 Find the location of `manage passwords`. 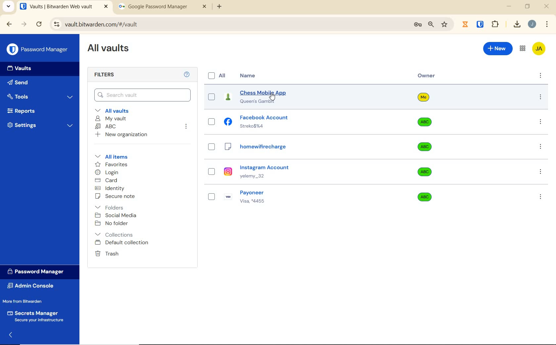

manage passwords is located at coordinates (417, 25).